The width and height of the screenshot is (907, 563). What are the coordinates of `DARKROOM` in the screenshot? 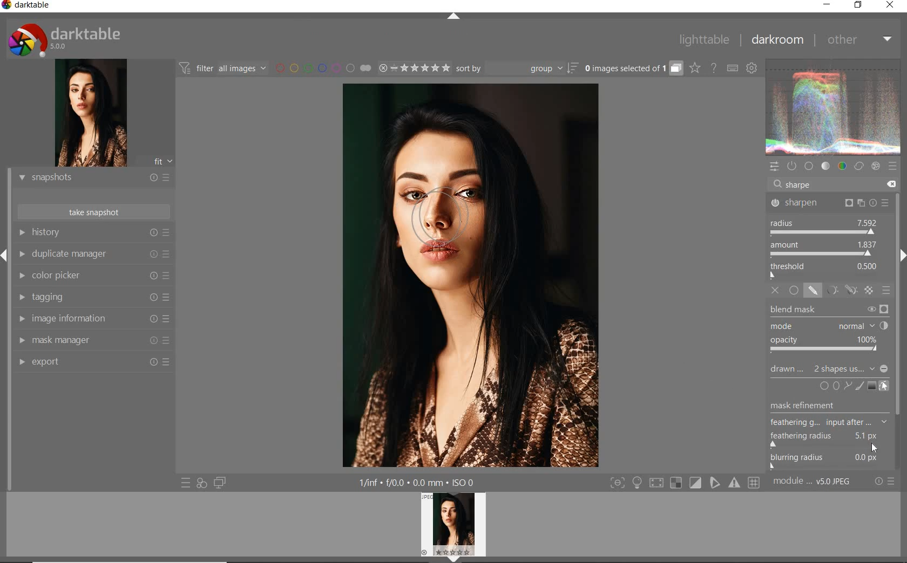 It's located at (777, 40).